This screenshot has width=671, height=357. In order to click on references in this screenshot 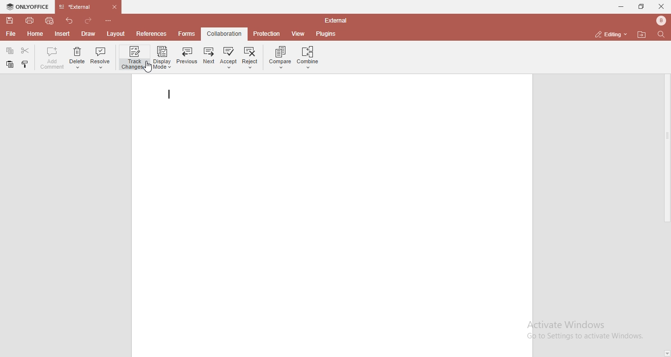, I will do `click(153, 33)`.